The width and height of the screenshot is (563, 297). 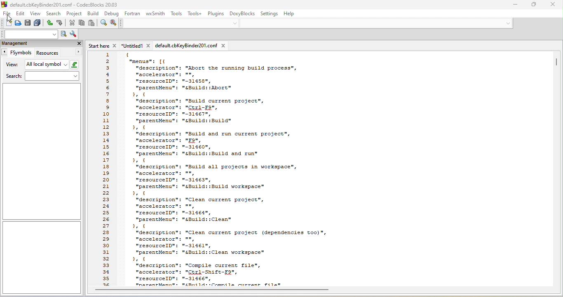 I want to click on all local symbol, so click(x=52, y=65).